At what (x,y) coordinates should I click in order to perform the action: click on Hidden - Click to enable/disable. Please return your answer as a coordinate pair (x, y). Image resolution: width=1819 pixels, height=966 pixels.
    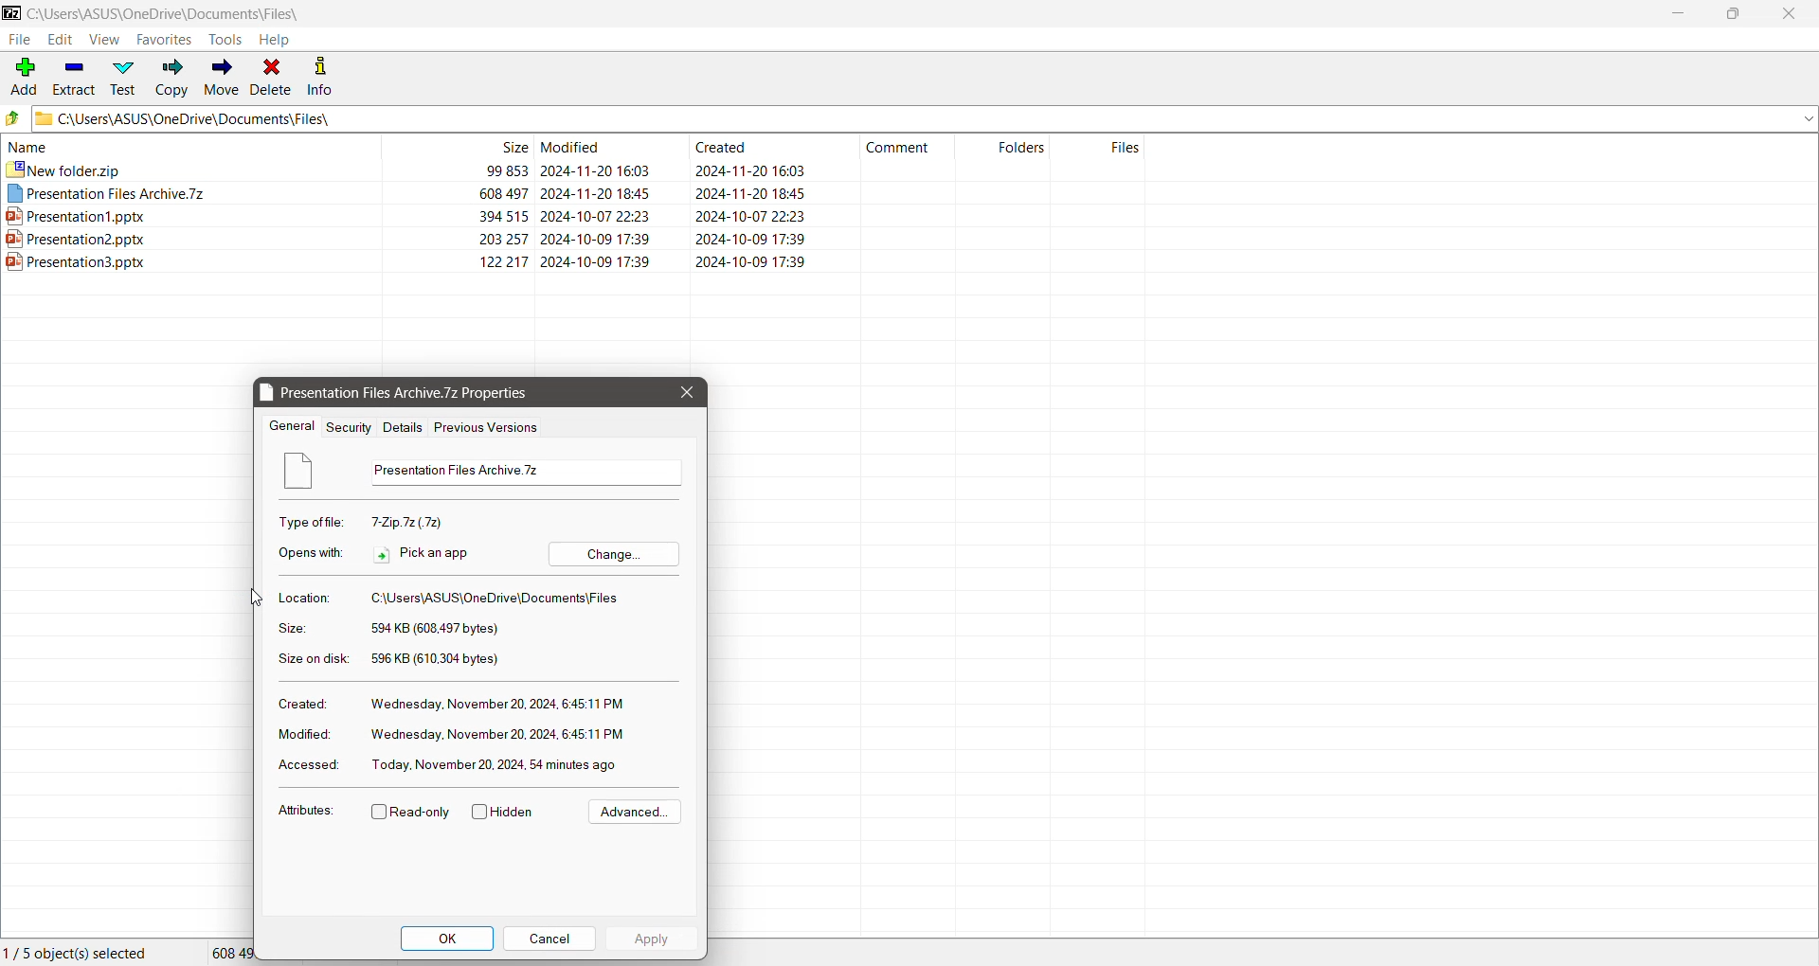
    Looking at the image, I should click on (503, 811).